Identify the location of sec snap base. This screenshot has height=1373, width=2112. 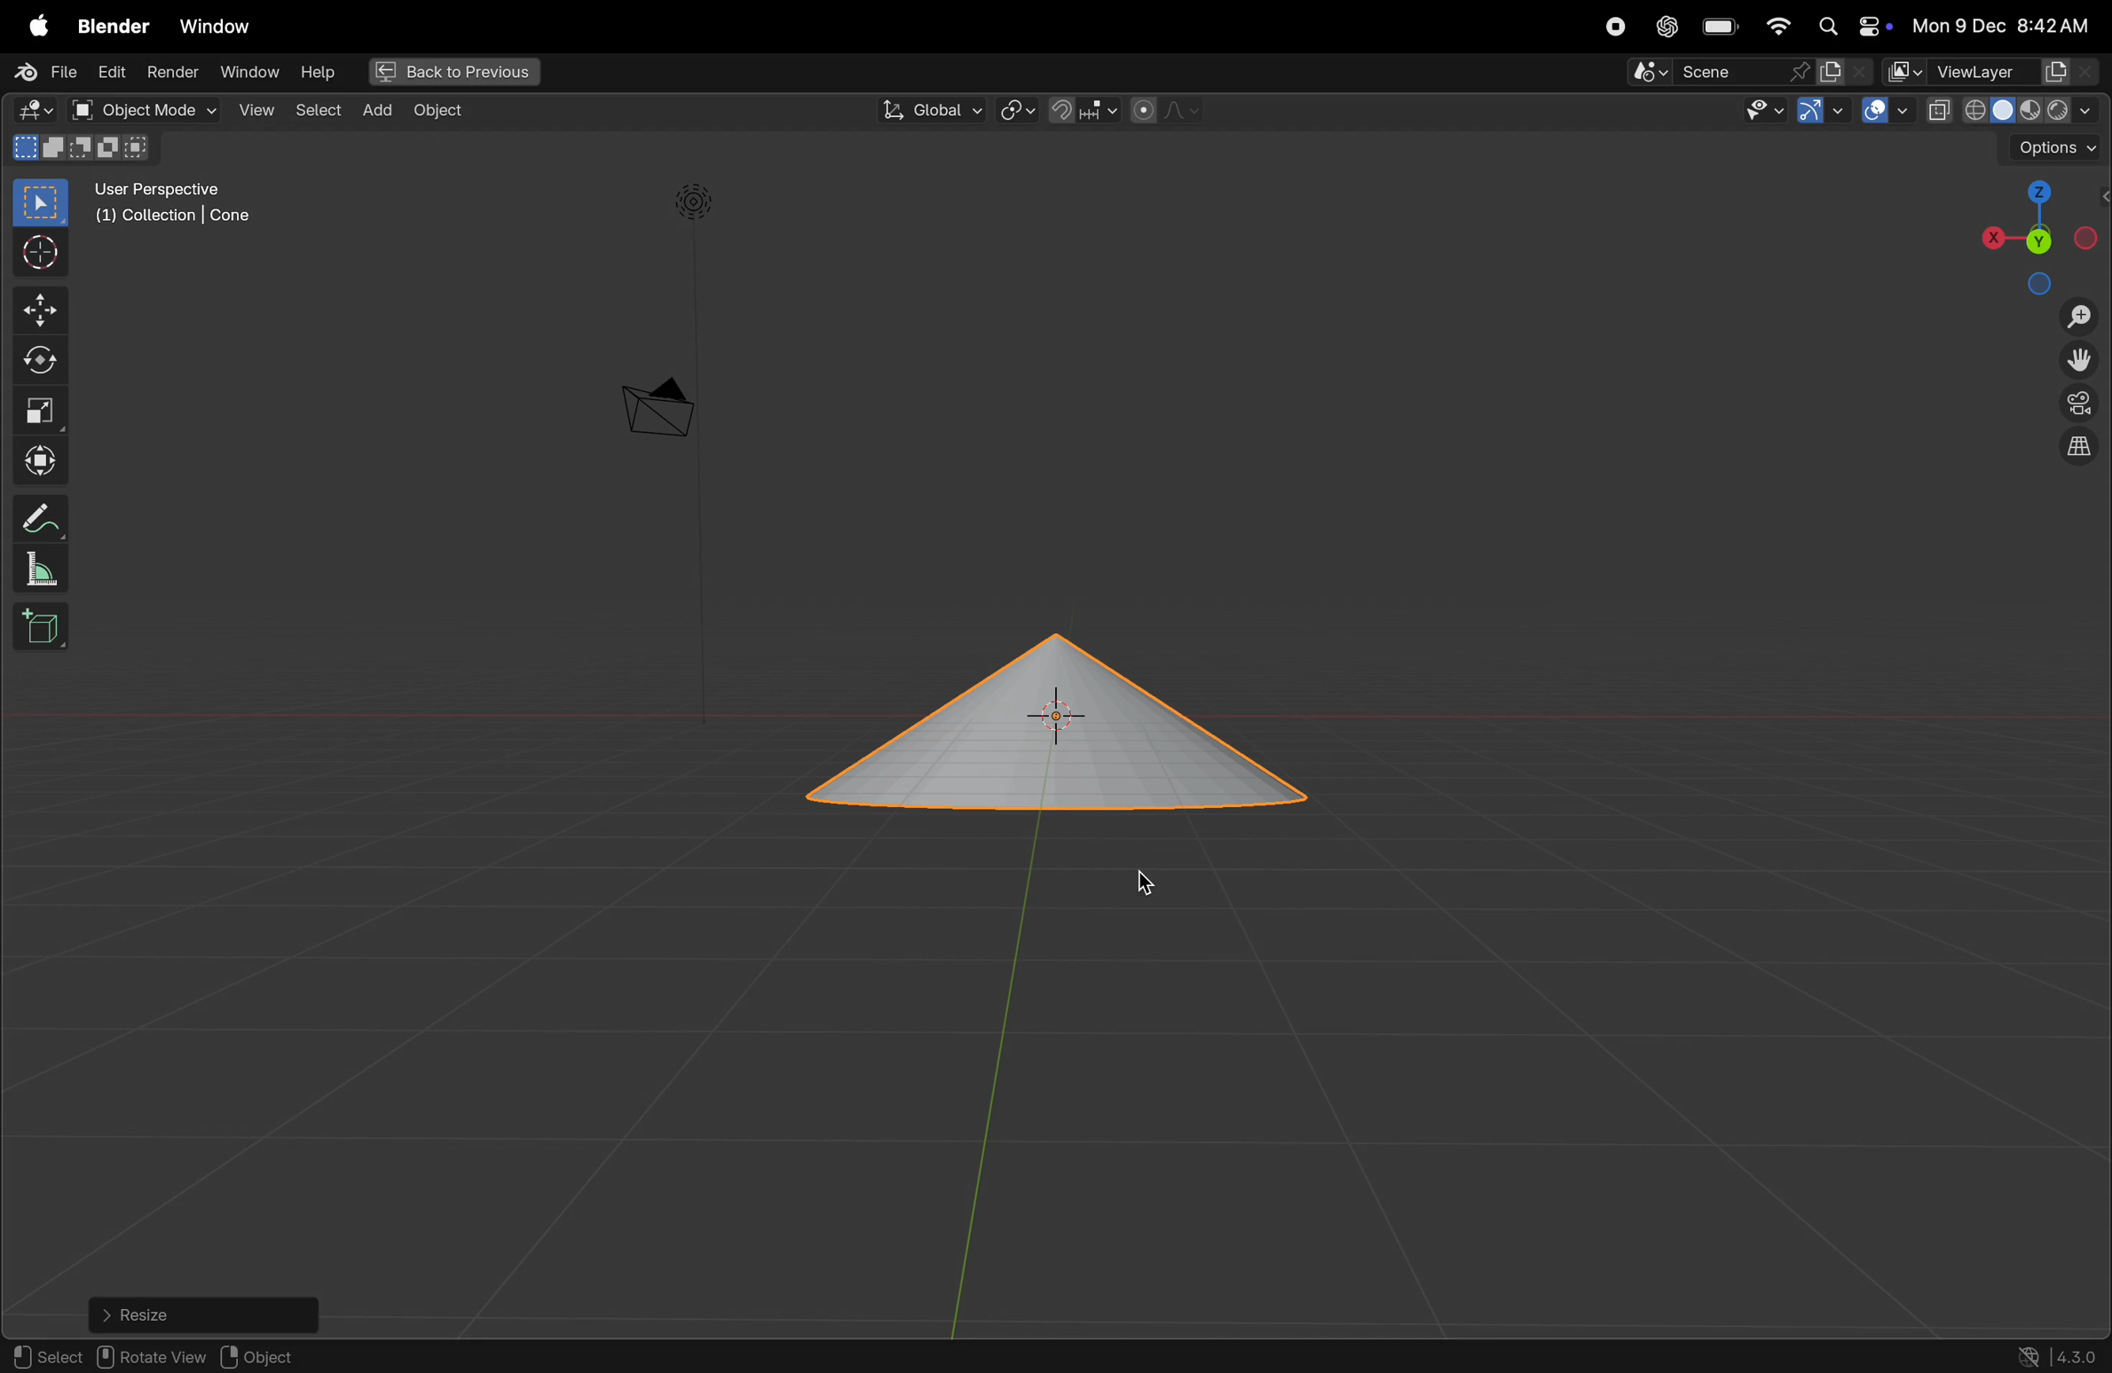
(729, 1355).